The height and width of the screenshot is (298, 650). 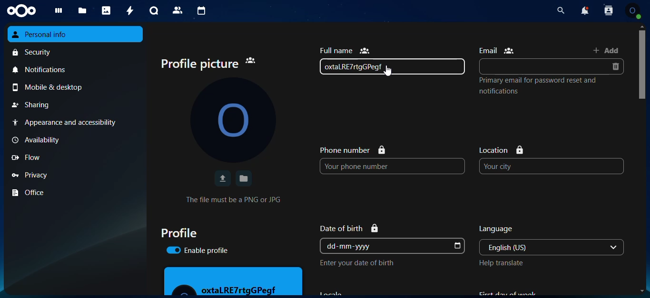 I want to click on contact, so click(x=608, y=10).